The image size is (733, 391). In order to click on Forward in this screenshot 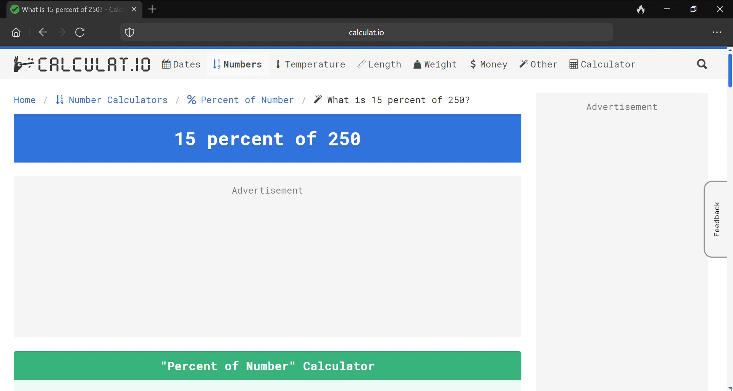, I will do `click(61, 32)`.